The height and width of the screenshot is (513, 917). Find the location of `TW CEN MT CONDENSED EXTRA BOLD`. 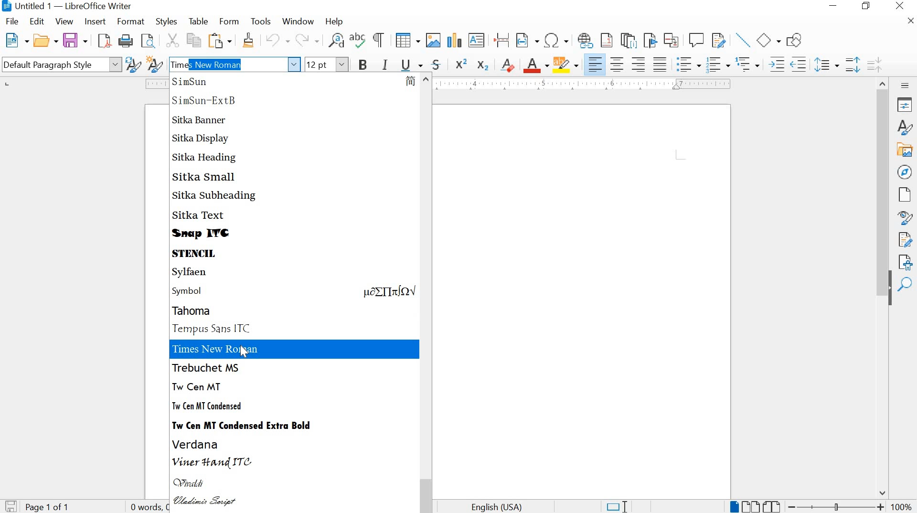

TW CEN MT CONDENSED EXTRA BOLD is located at coordinates (243, 424).